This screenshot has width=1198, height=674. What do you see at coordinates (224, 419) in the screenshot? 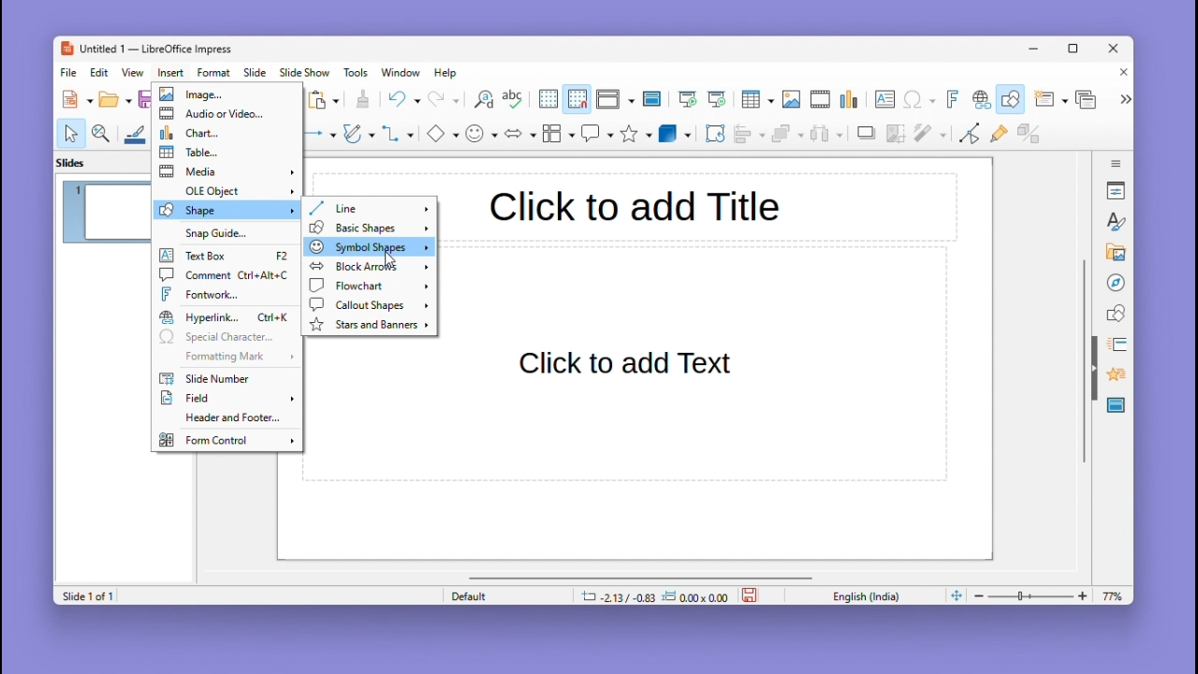
I see `Header and footer` at bounding box center [224, 419].